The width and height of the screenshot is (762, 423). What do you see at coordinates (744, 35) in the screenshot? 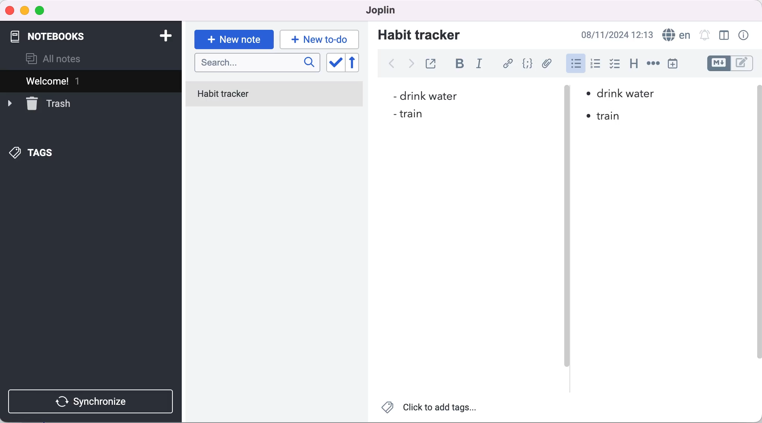
I see `note properties` at bounding box center [744, 35].